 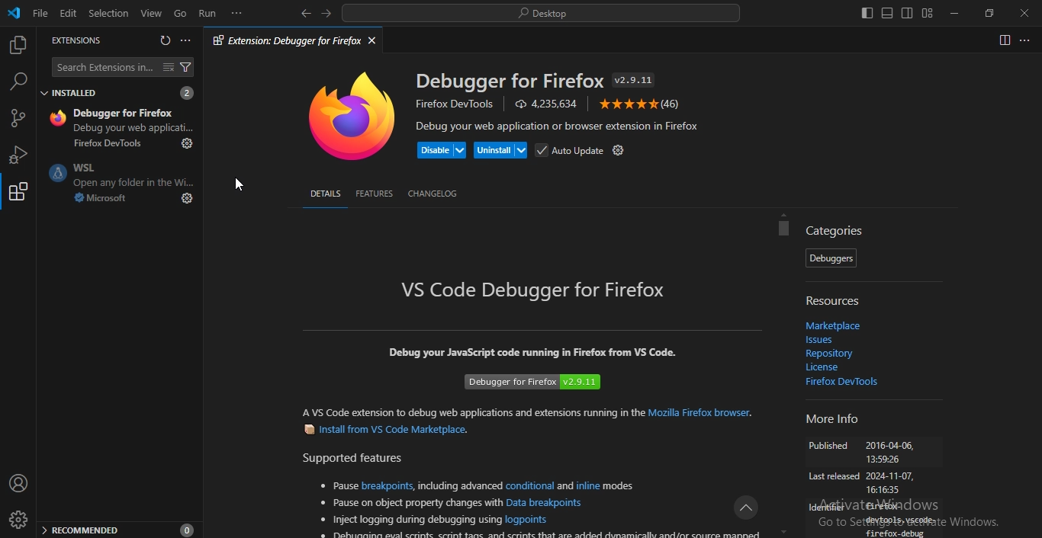 I want to click on settings, so click(x=185, y=198).